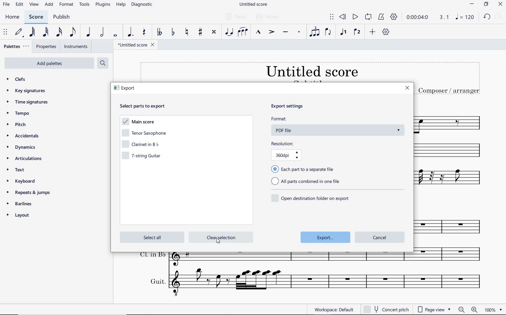 The height and width of the screenshot is (315, 506). Describe the element at coordinates (36, 17) in the screenshot. I see `SCORE` at that location.